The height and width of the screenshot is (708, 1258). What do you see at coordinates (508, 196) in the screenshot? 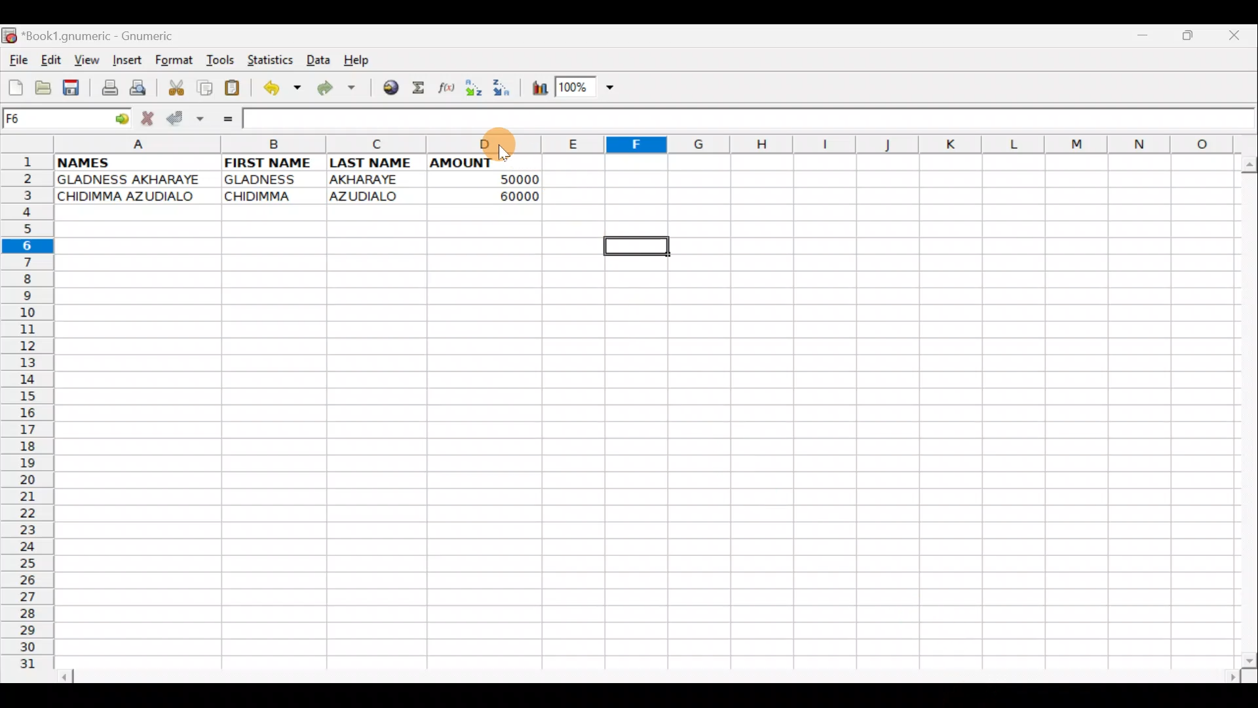
I see `60000` at bounding box center [508, 196].